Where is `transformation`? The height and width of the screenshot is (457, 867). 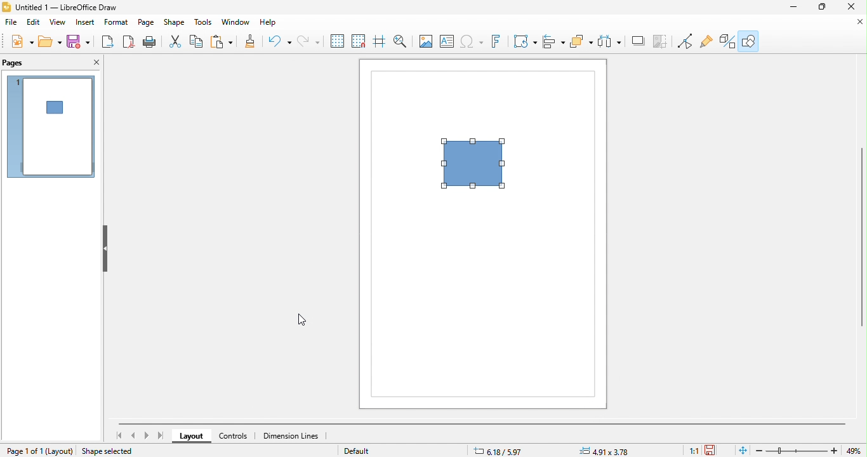 transformation is located at coordinates (525, 41).